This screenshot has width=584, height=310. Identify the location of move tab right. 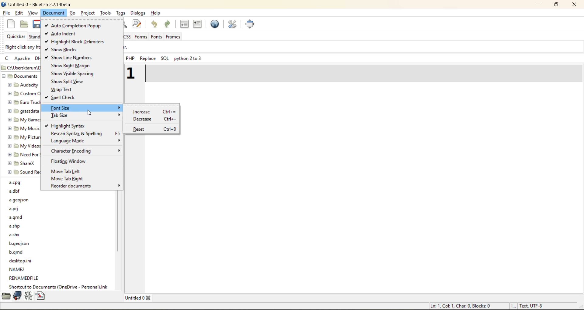
(68, 179).